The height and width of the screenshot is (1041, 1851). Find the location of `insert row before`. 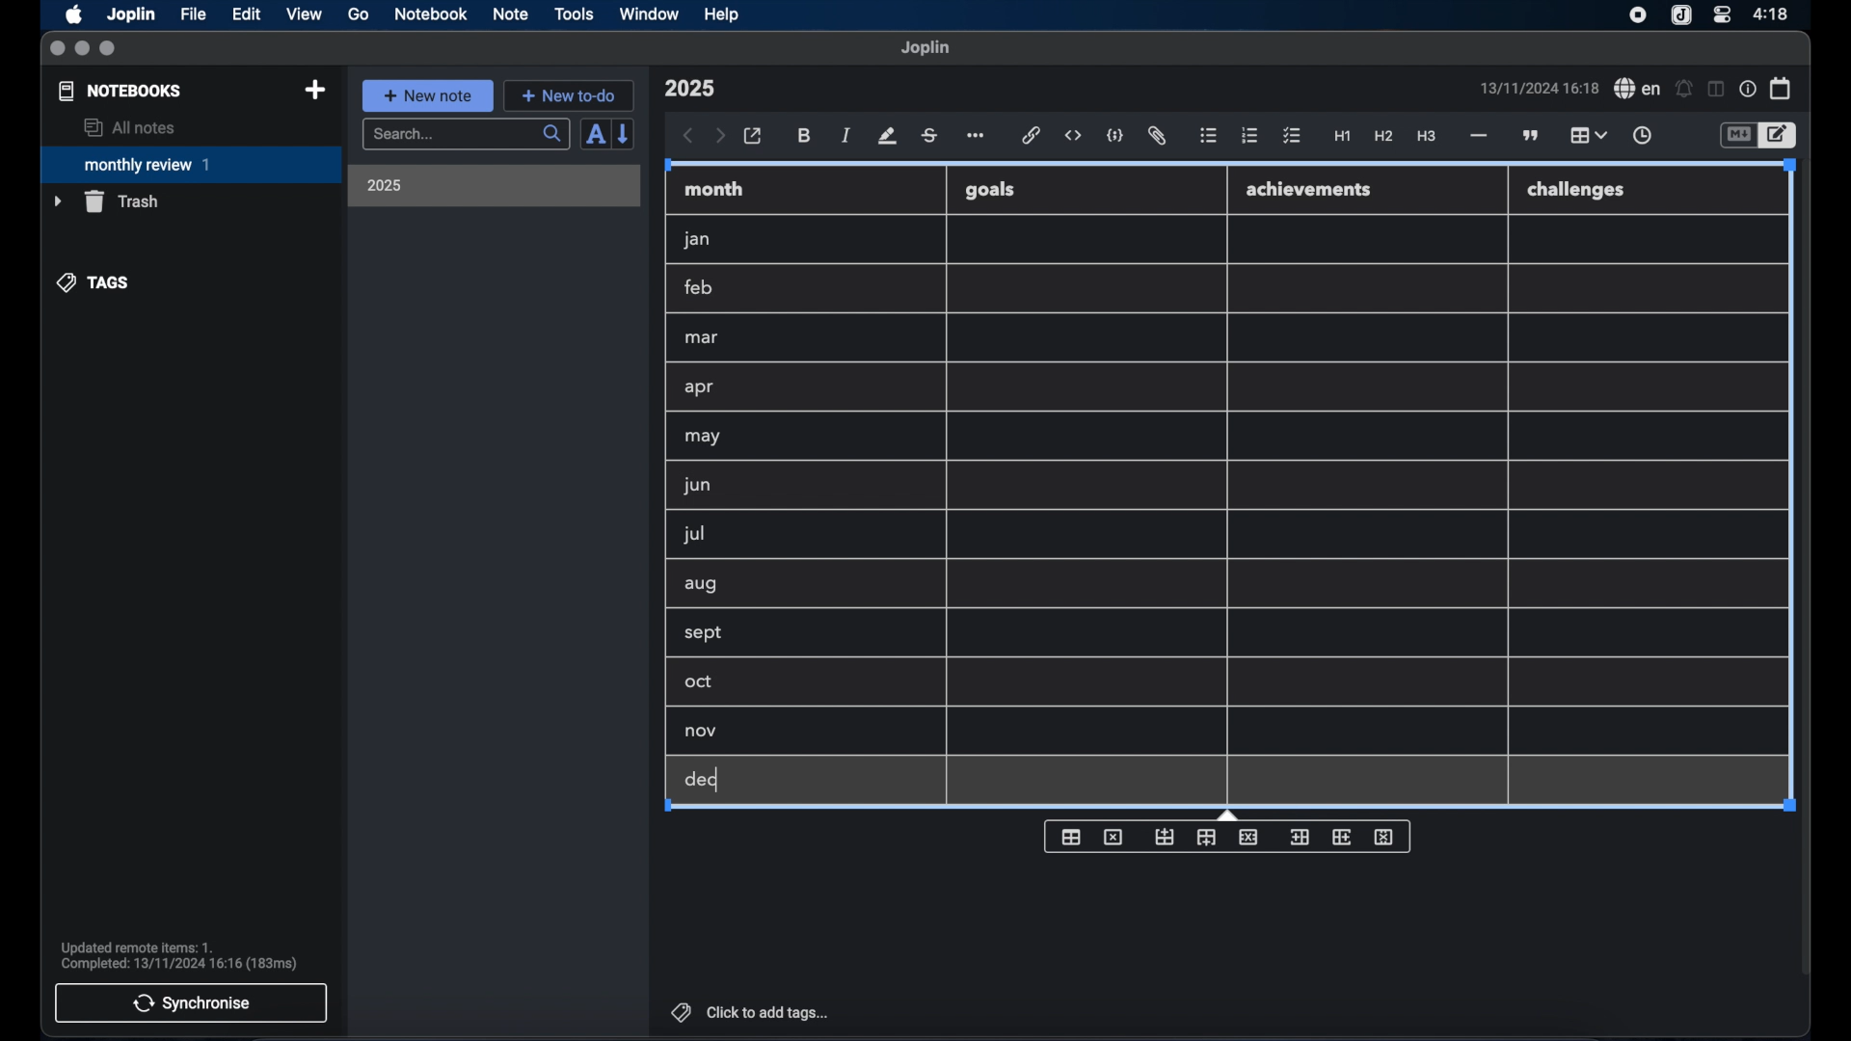

insert row before is located at coordinates (1165, 837).